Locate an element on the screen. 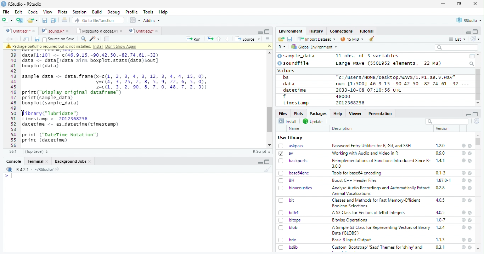 The image size is (484, 254). close is located at coordinates (268, 45).